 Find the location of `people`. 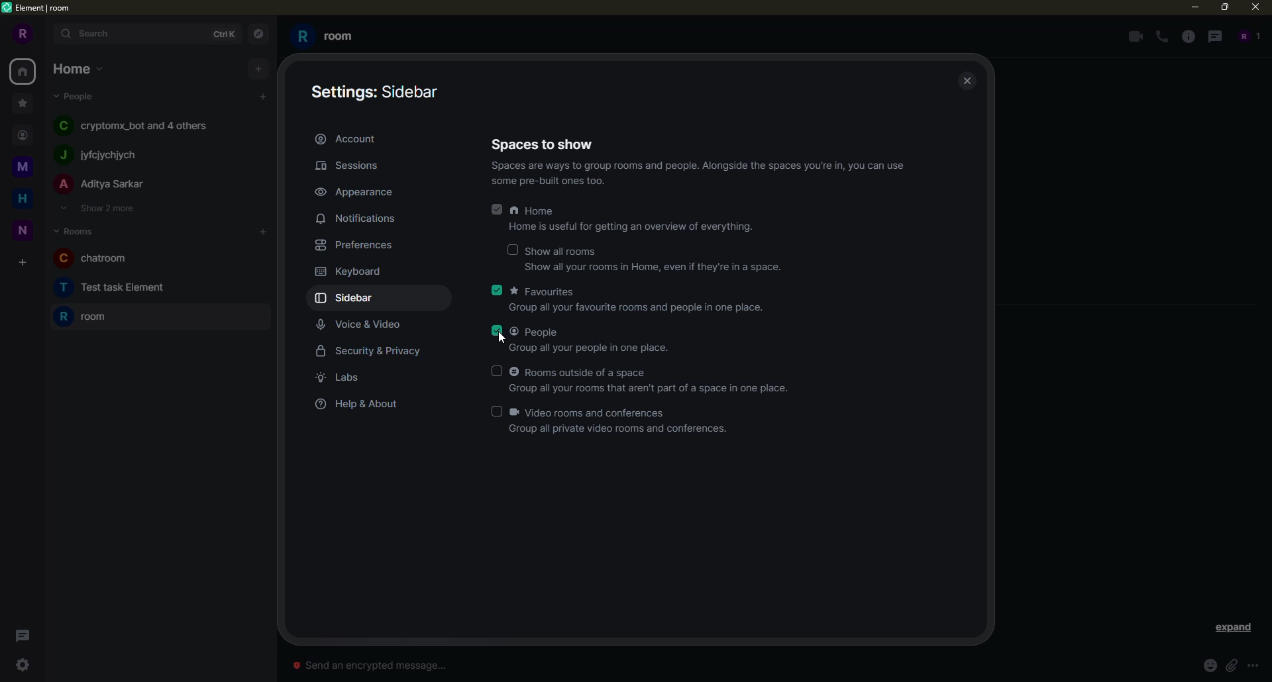

people is located at coordinates (76, 97).